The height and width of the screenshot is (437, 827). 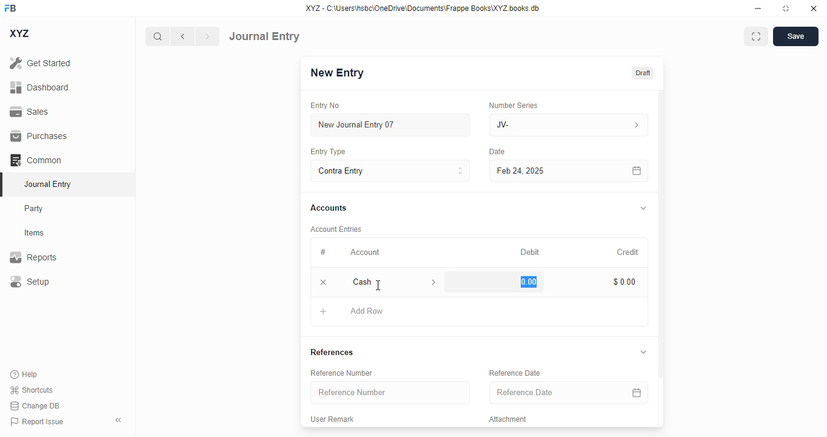 What do you see at coordinates (786, 8) in the screenshot?
I see `toggle maximize` at bounding box center [786, 8].